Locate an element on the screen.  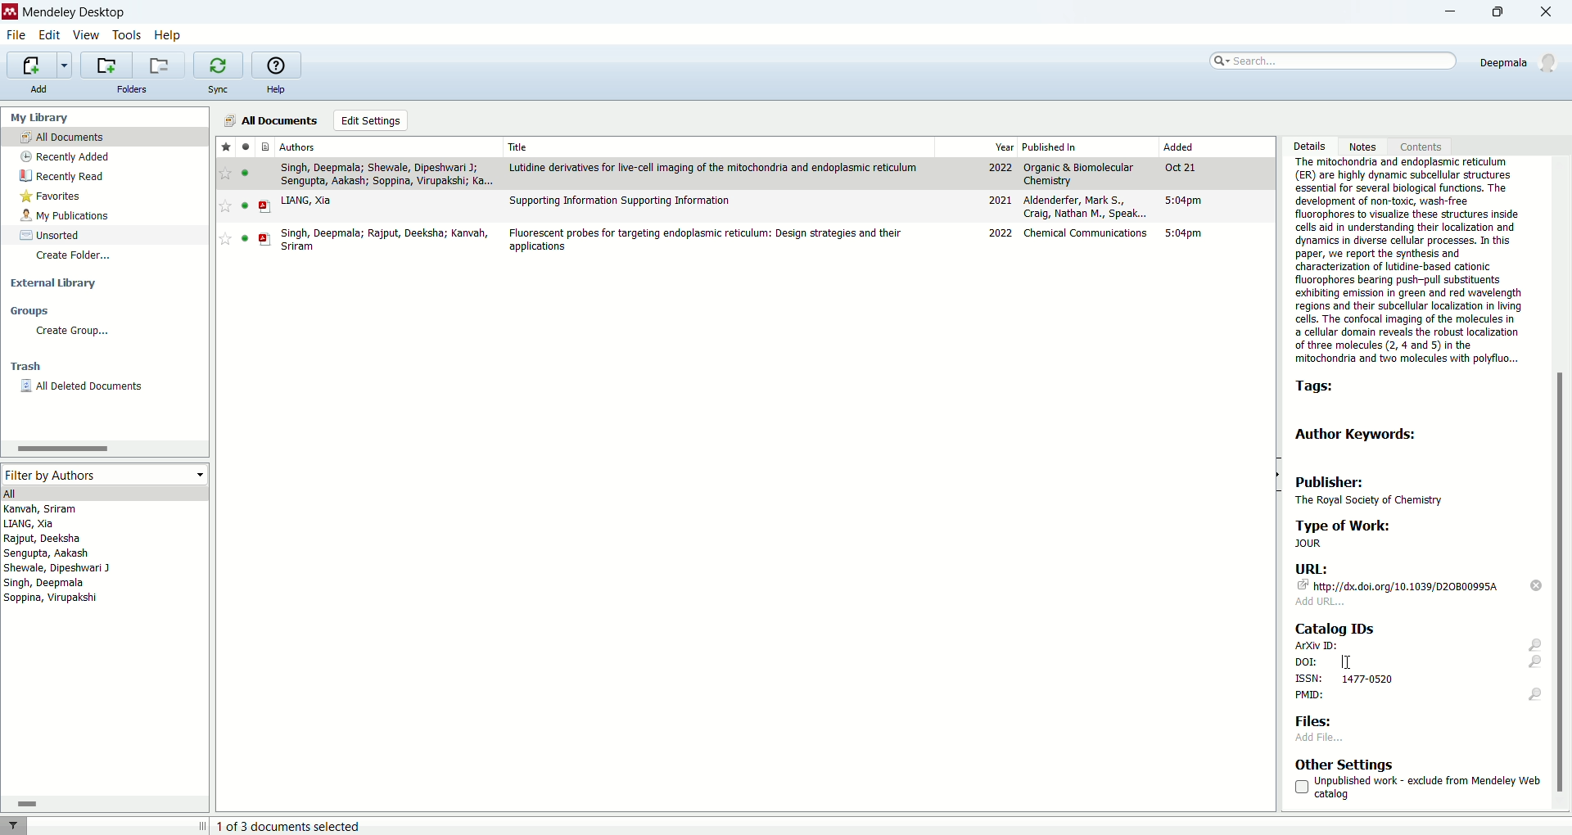
URL: http://dx.doi.org/10.1039/D20B00995A is located at coordinates (1400, 577).